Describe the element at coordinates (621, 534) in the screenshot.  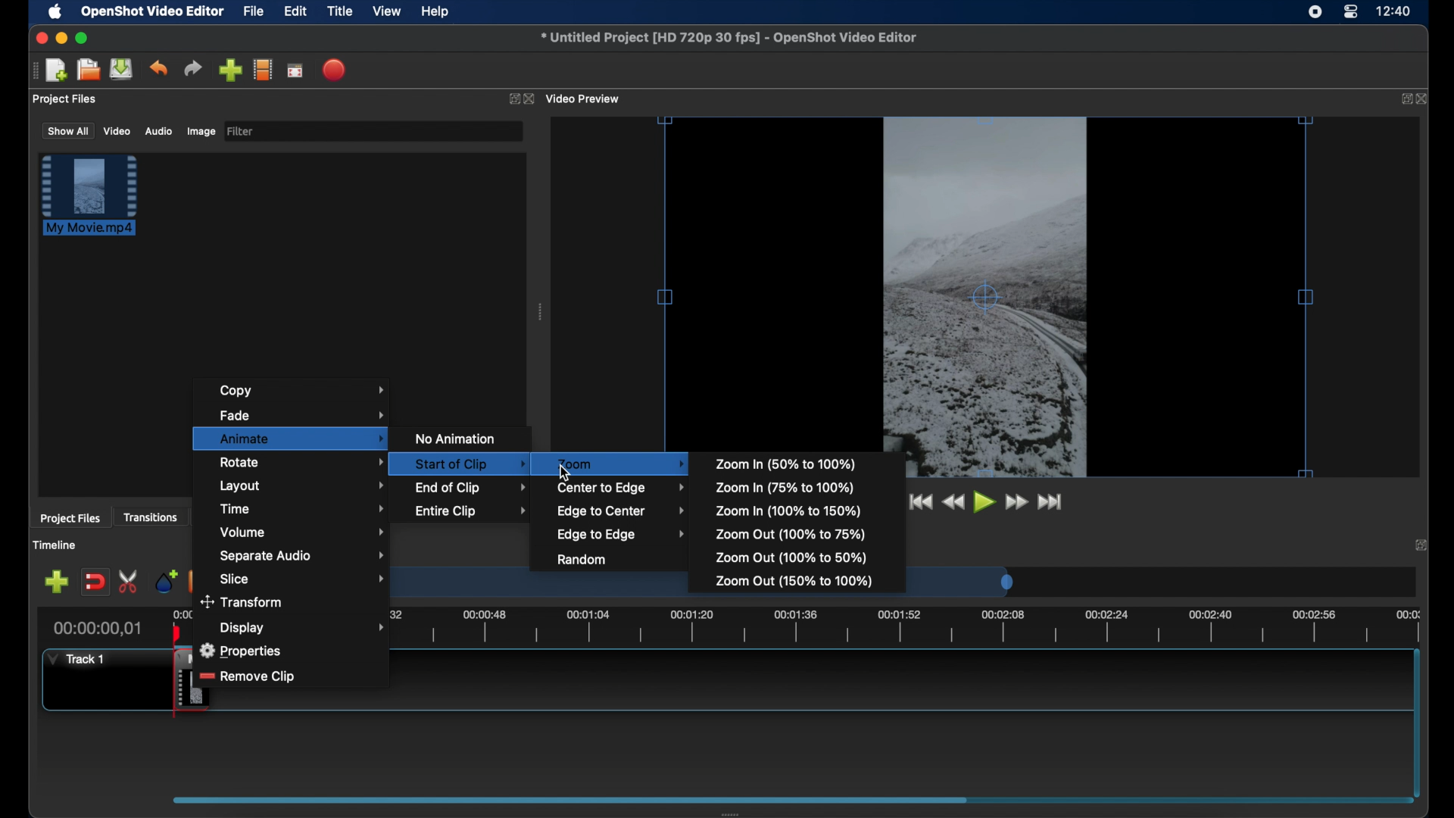
I see `edge to edge` at that location.